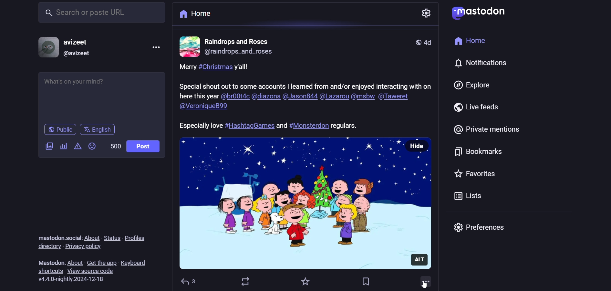 The width and height of the screenshot is (611, 291). I want to click on text, so click(46, 260).